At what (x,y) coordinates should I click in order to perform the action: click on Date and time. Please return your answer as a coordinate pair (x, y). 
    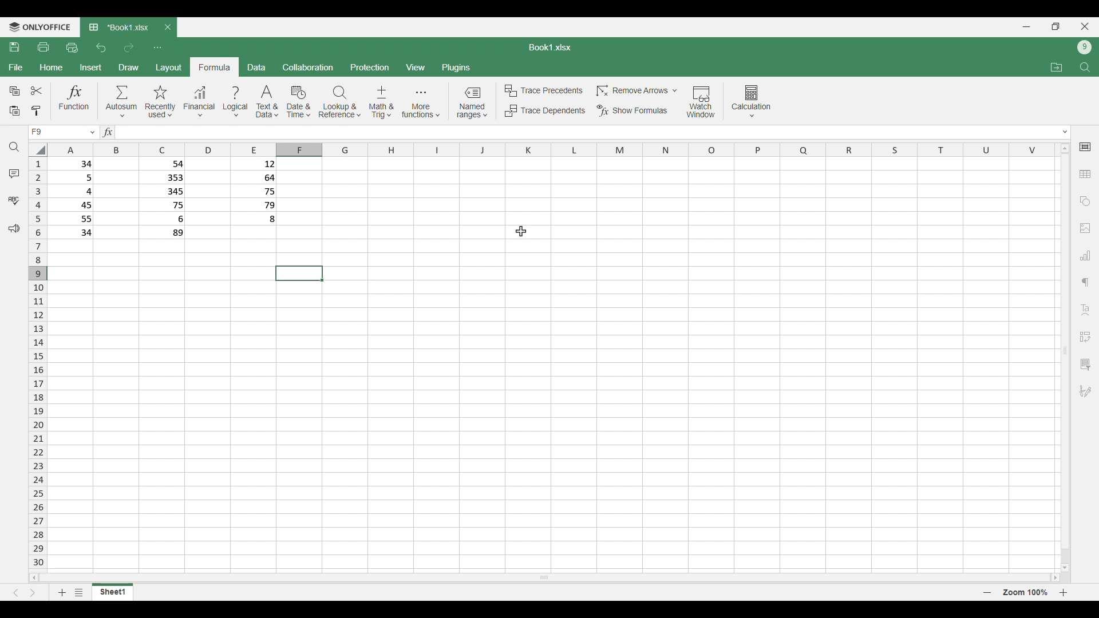
    Looking at the image, I should click on (298, 102).